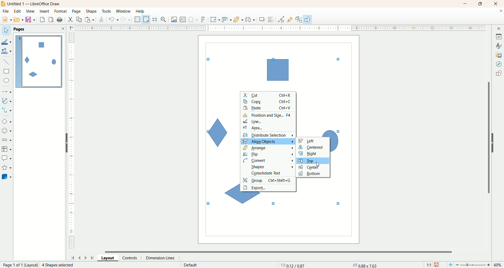 The height and width of the screenshot is (268, 504). What do you see at coordinates (250, 19) in the screenshot?
I see `select at least three objects to distribute` at bounding box center [250, 19].